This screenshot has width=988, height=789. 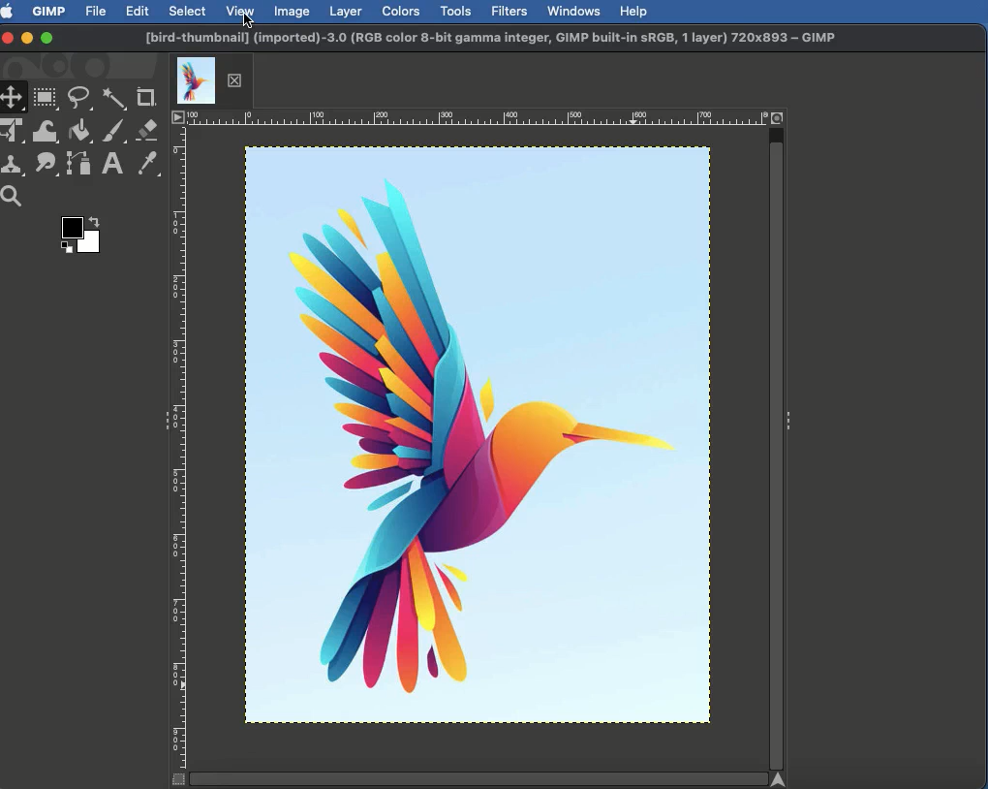 What do you see at coordinates (146, 98) in the screenshot?
I see `Crop` at bounding box center [146, 98].